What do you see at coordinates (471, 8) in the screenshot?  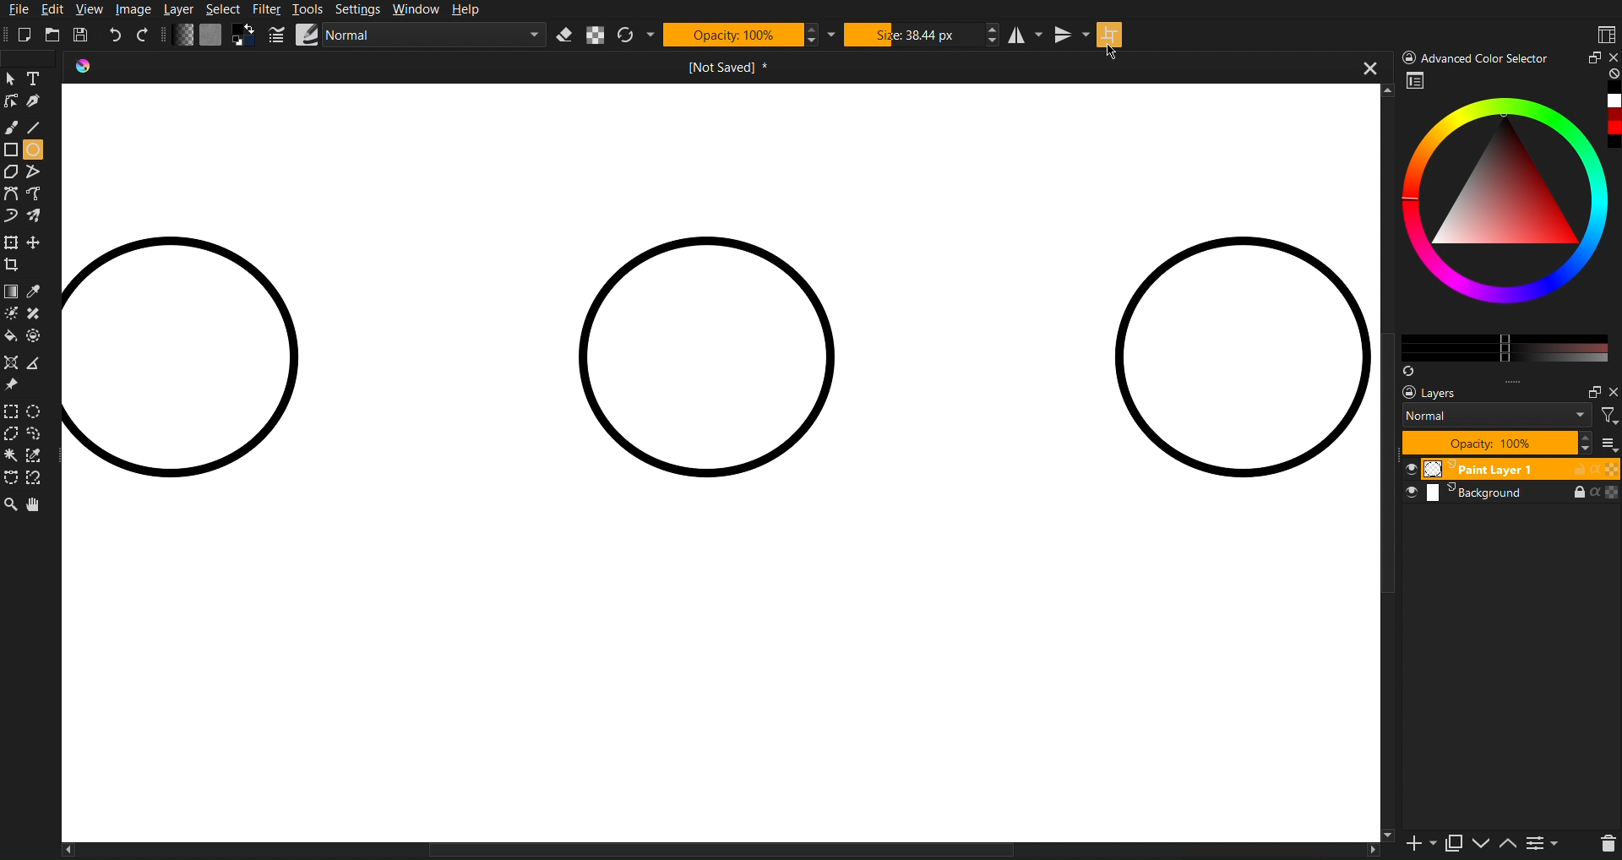 I see `Help` at bounding box center [471, 8].